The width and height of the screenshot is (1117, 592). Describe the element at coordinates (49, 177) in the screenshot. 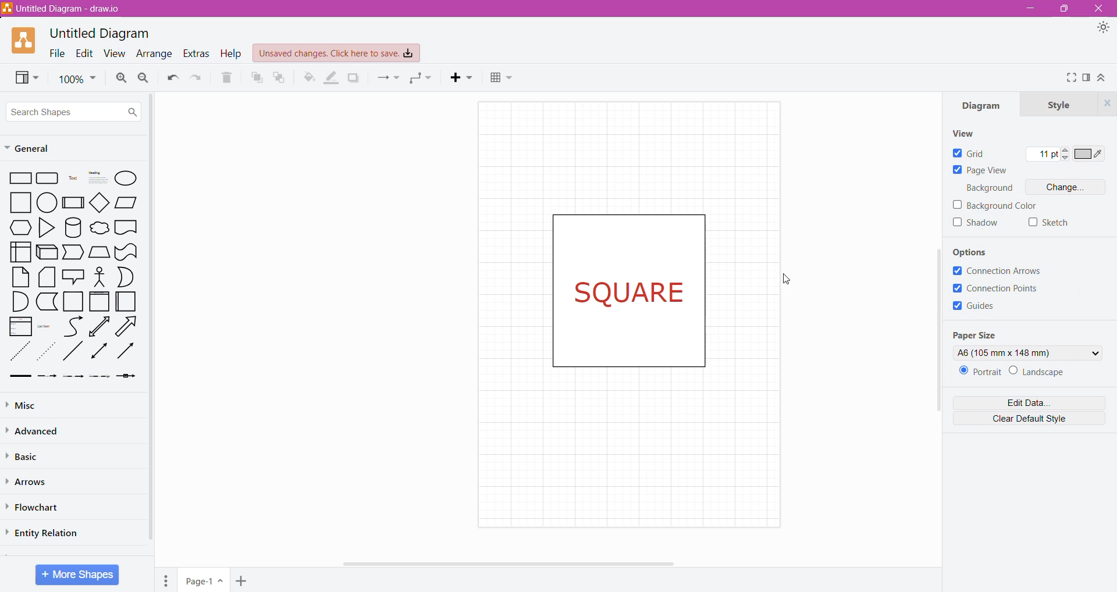

I see `Rectangle grid` at that location.